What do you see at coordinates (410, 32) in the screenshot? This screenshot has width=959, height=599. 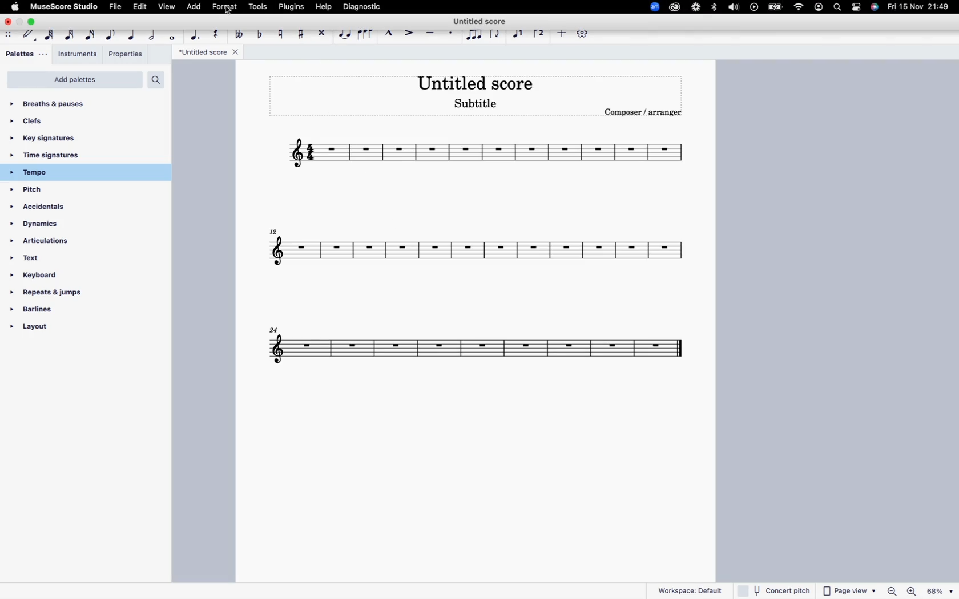 I see `accent` at bounding box center [410, 32].